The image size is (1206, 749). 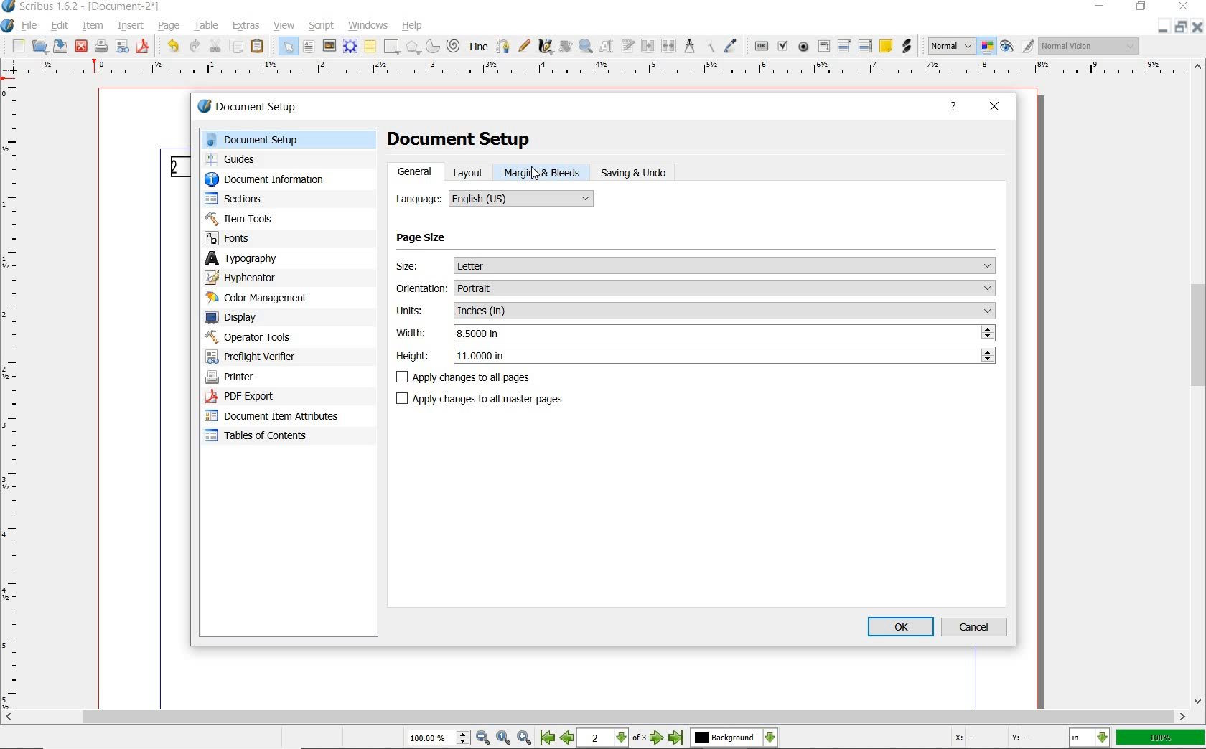 I want to click on Zoom to 100%, so click(x=504, y=738).